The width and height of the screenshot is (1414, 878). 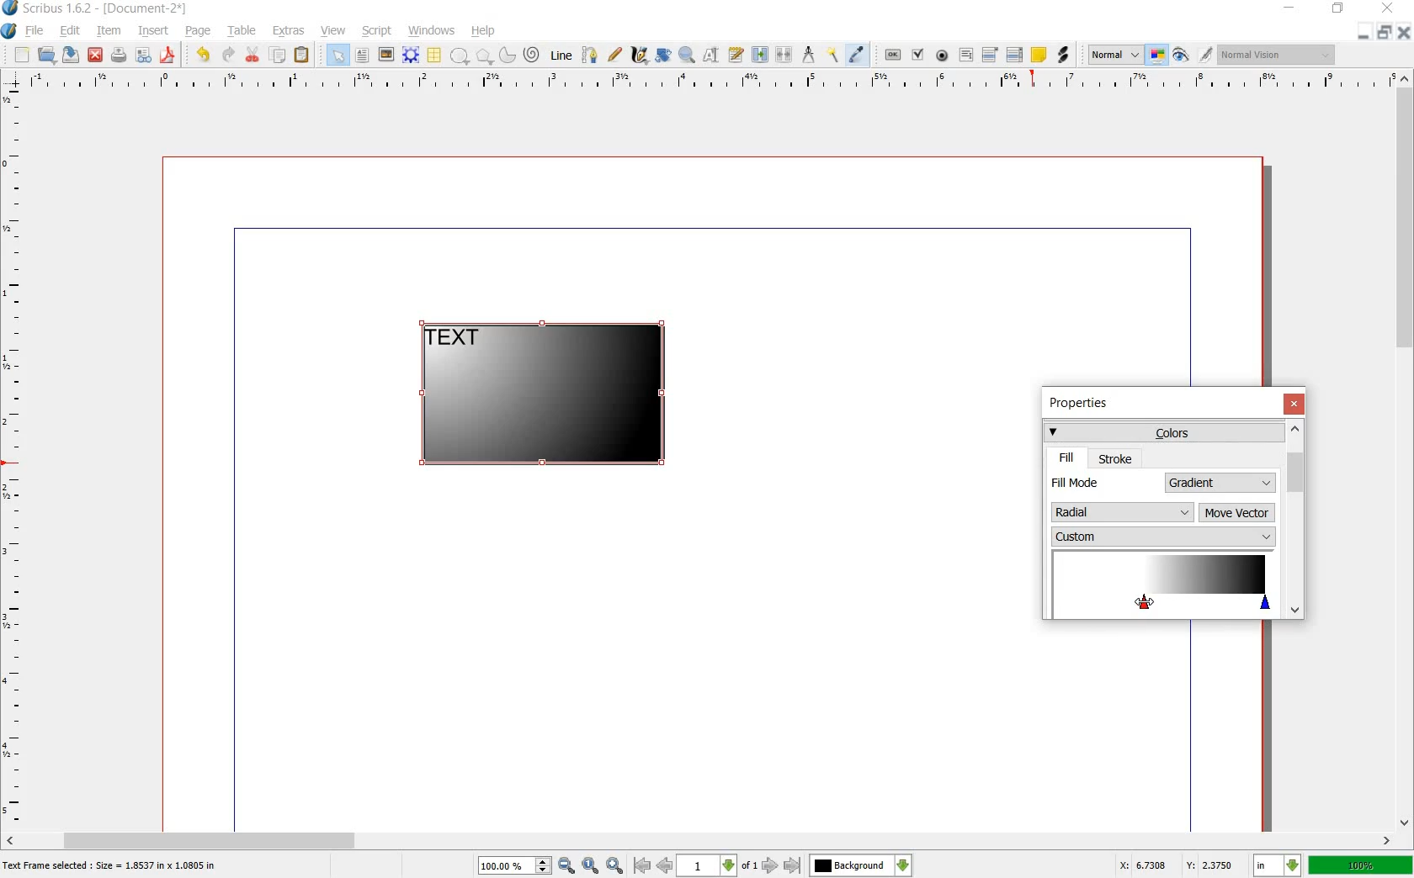 I want to click on toggle color management system, so click(x=1158, y=56).